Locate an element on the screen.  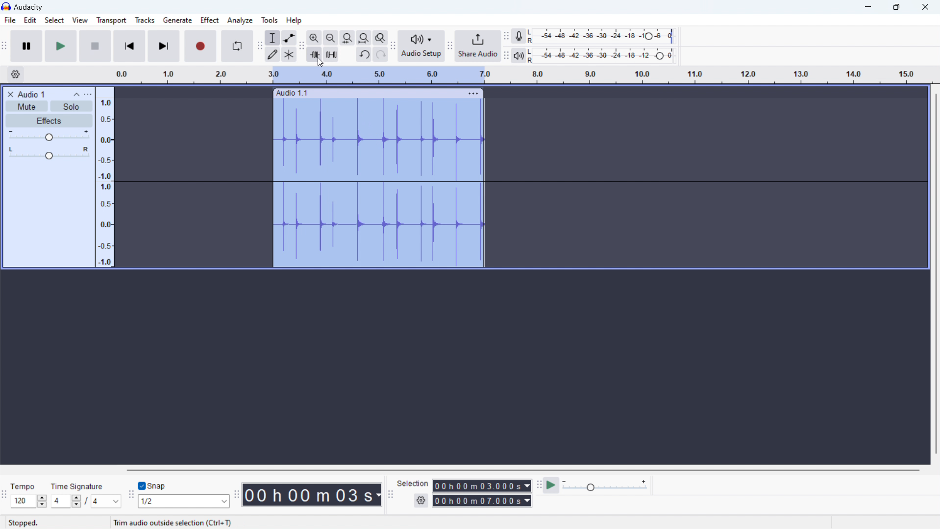
play at speed toolbar is located at coordinates (538, 485).